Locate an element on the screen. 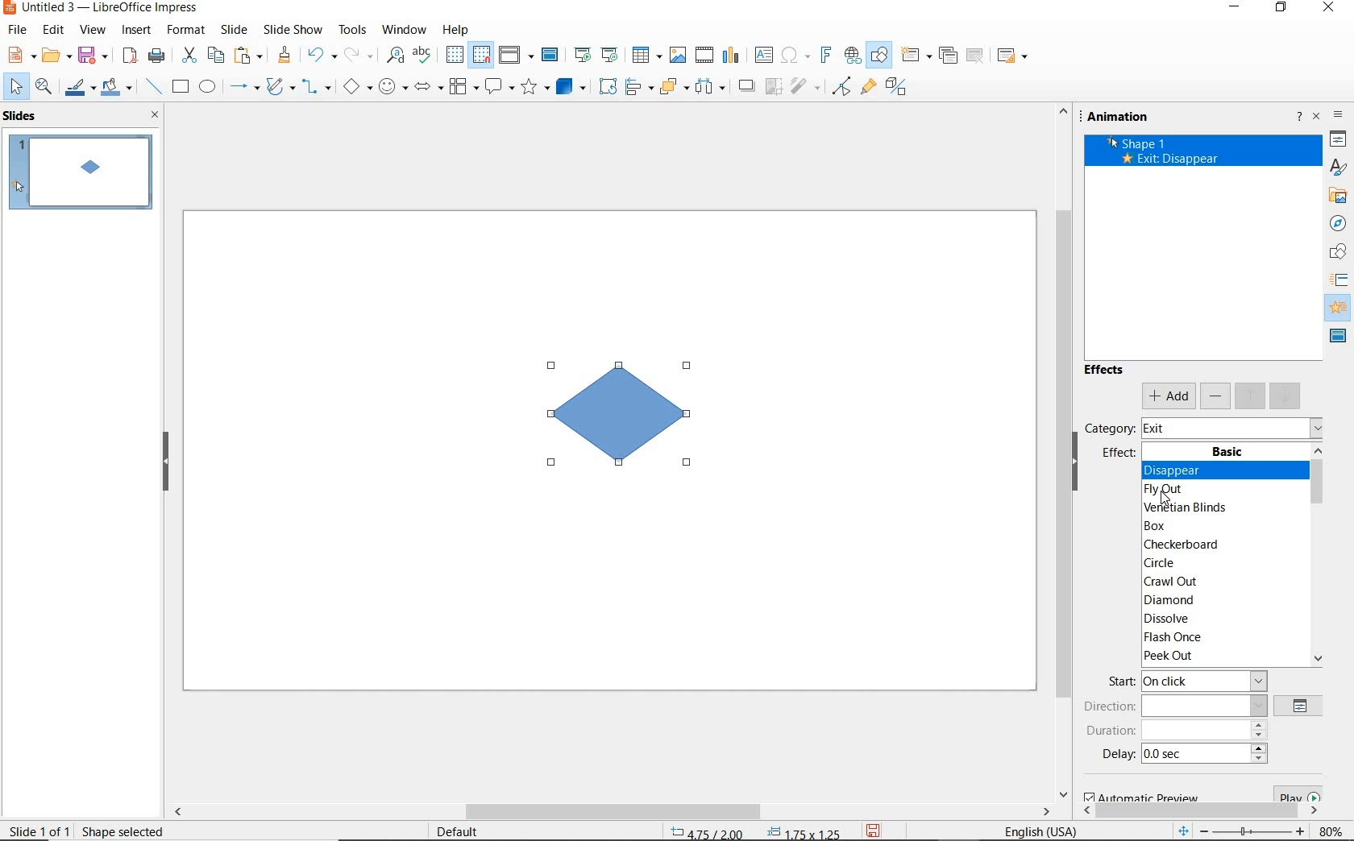 Image resolution: width=1354 pixels, height=841 pixels. insert special characters is located at coordinates (794, 56).